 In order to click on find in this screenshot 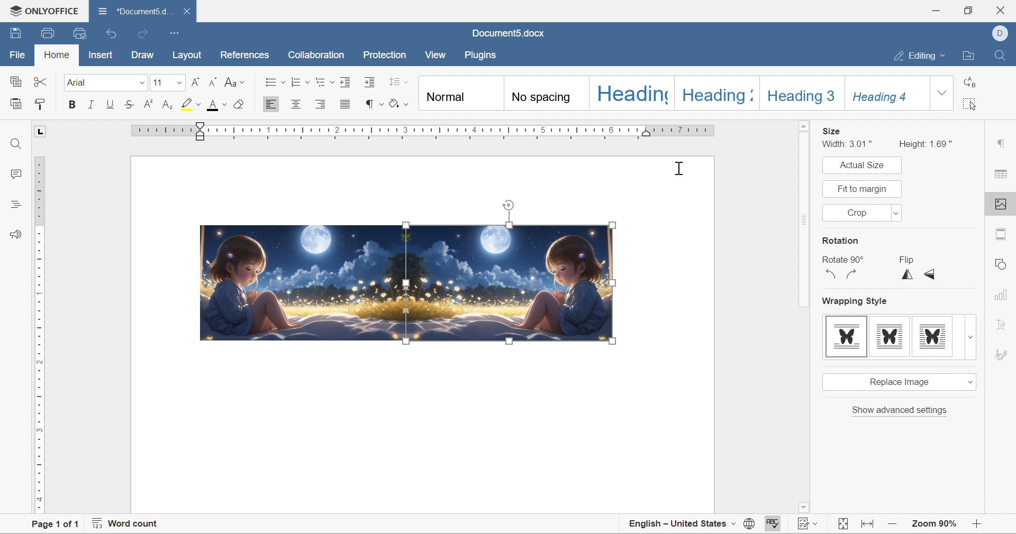, I will do `click(1001, 56)`.